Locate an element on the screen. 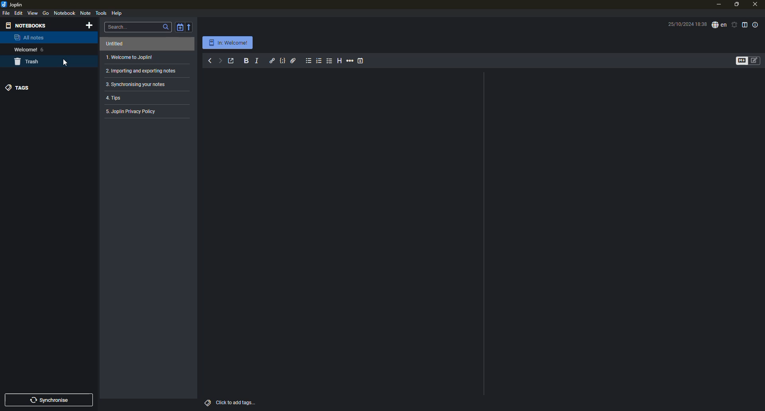 The height and width of the screenshot is (411, 765). numbered list is located at coordinates (320, 61).